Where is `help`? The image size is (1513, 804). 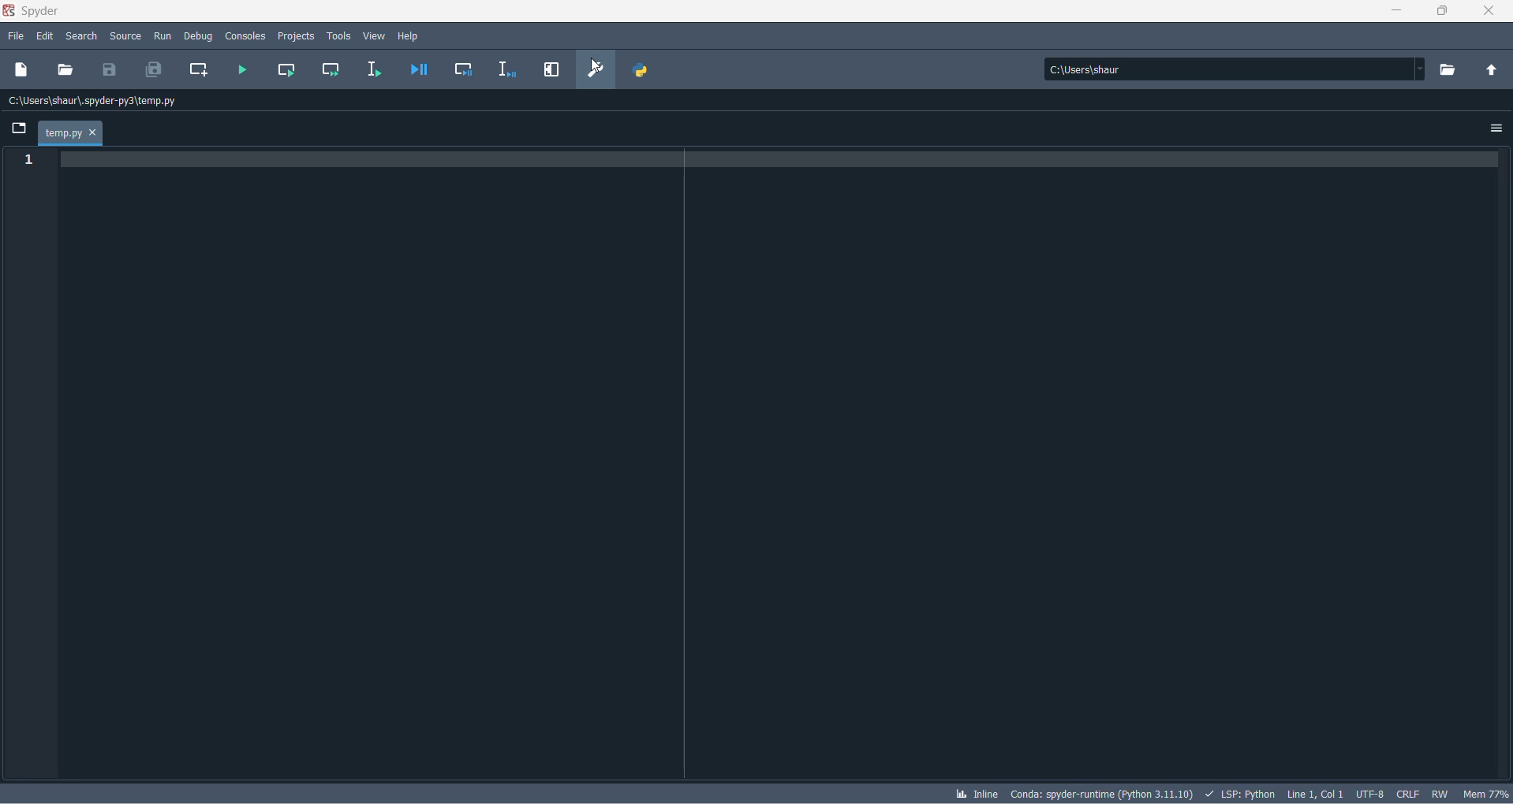 help is located at coordinates (413, 35).